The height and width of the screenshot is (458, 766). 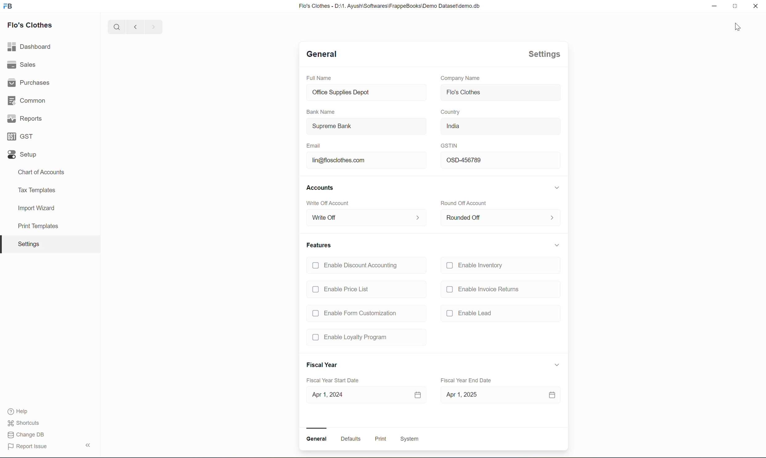 What do you see at coordinates (408, 438) in the screenshot?
I see `System` at bounding box center [408, 438].